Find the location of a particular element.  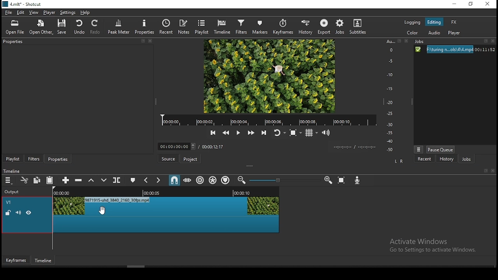

help is located at coordinates (86, 12).